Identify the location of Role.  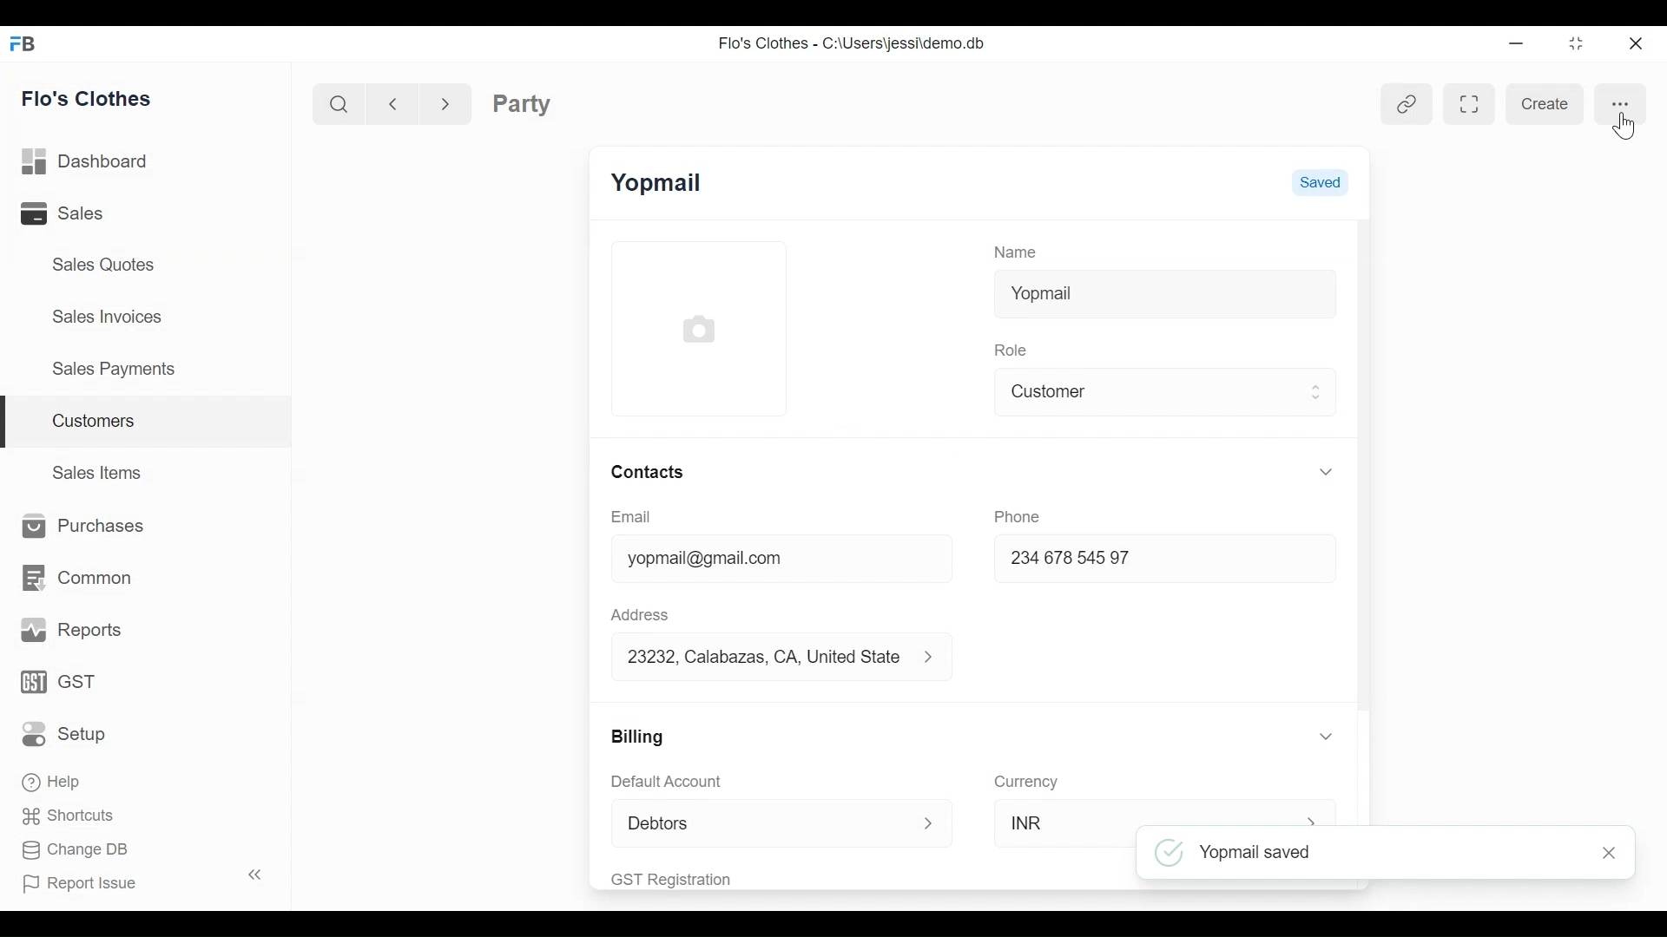
(1013, 350).